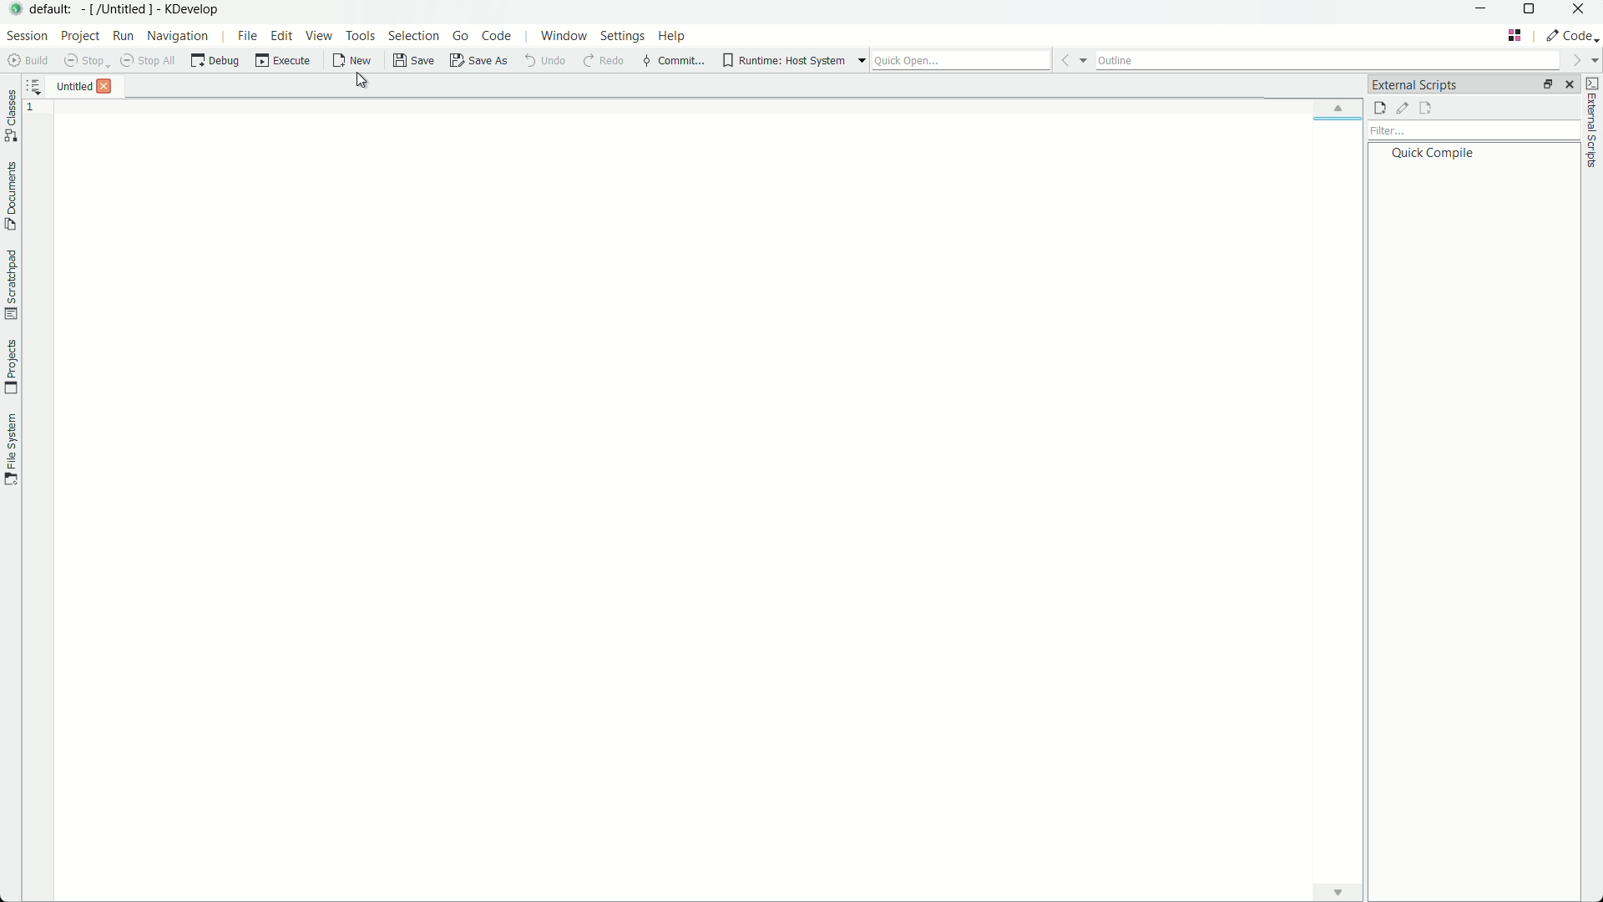 Image resolution: width=1603 pixels, height=902 pixels. Describe the element at coordinates (672, 36) in the screenshot. I see `help menu` at that location.